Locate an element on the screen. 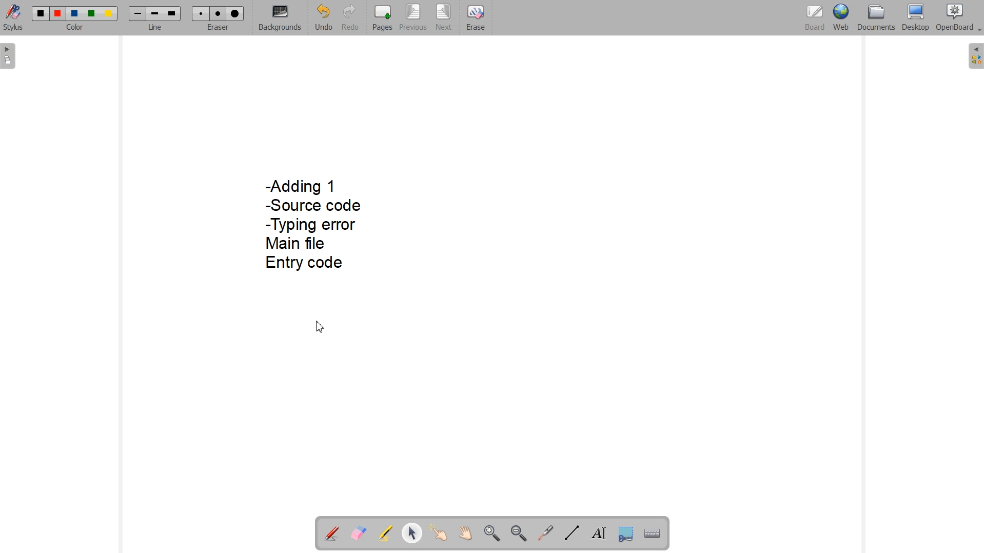 This screenshot has width=984, height=553. The library (right panel) is located at coordinates (975, 56).